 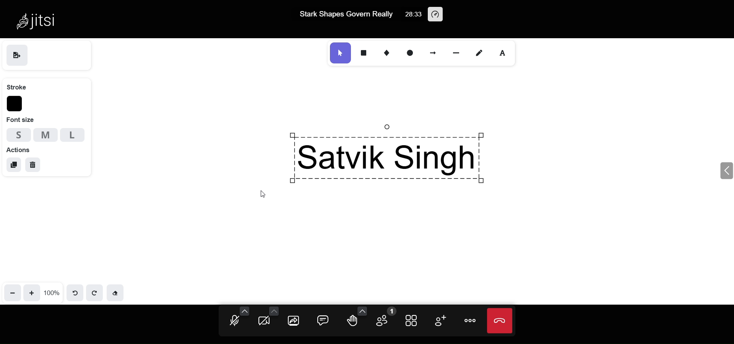 I want to click on more, so click(x=471, y=321).